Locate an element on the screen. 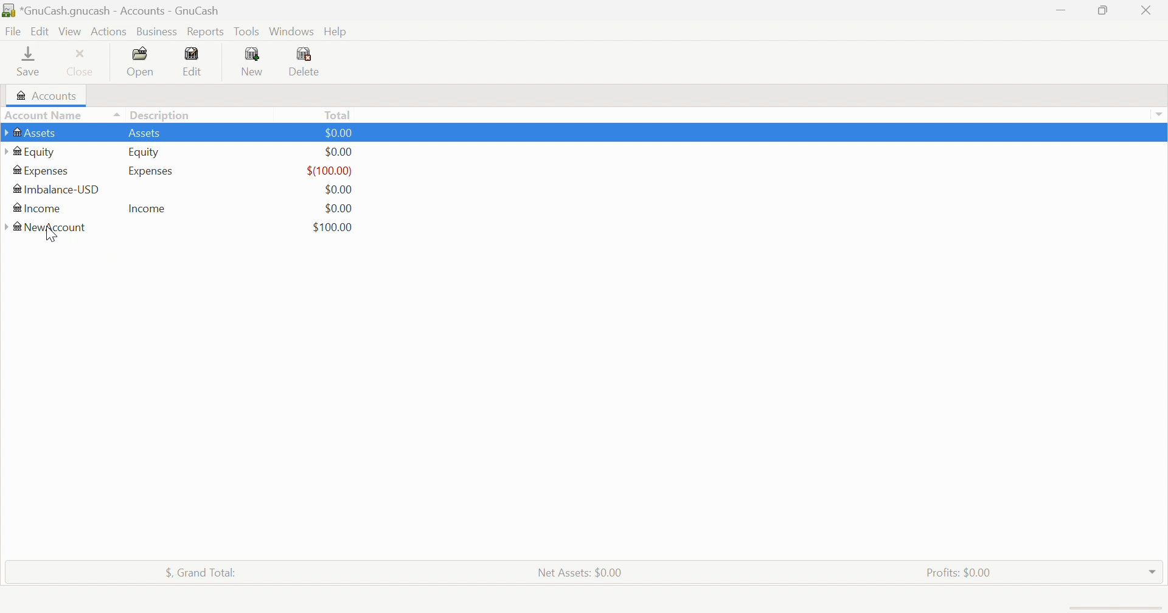 The image size is (1168, 613). Imbalance-USD is located at coordinates (56, 190).